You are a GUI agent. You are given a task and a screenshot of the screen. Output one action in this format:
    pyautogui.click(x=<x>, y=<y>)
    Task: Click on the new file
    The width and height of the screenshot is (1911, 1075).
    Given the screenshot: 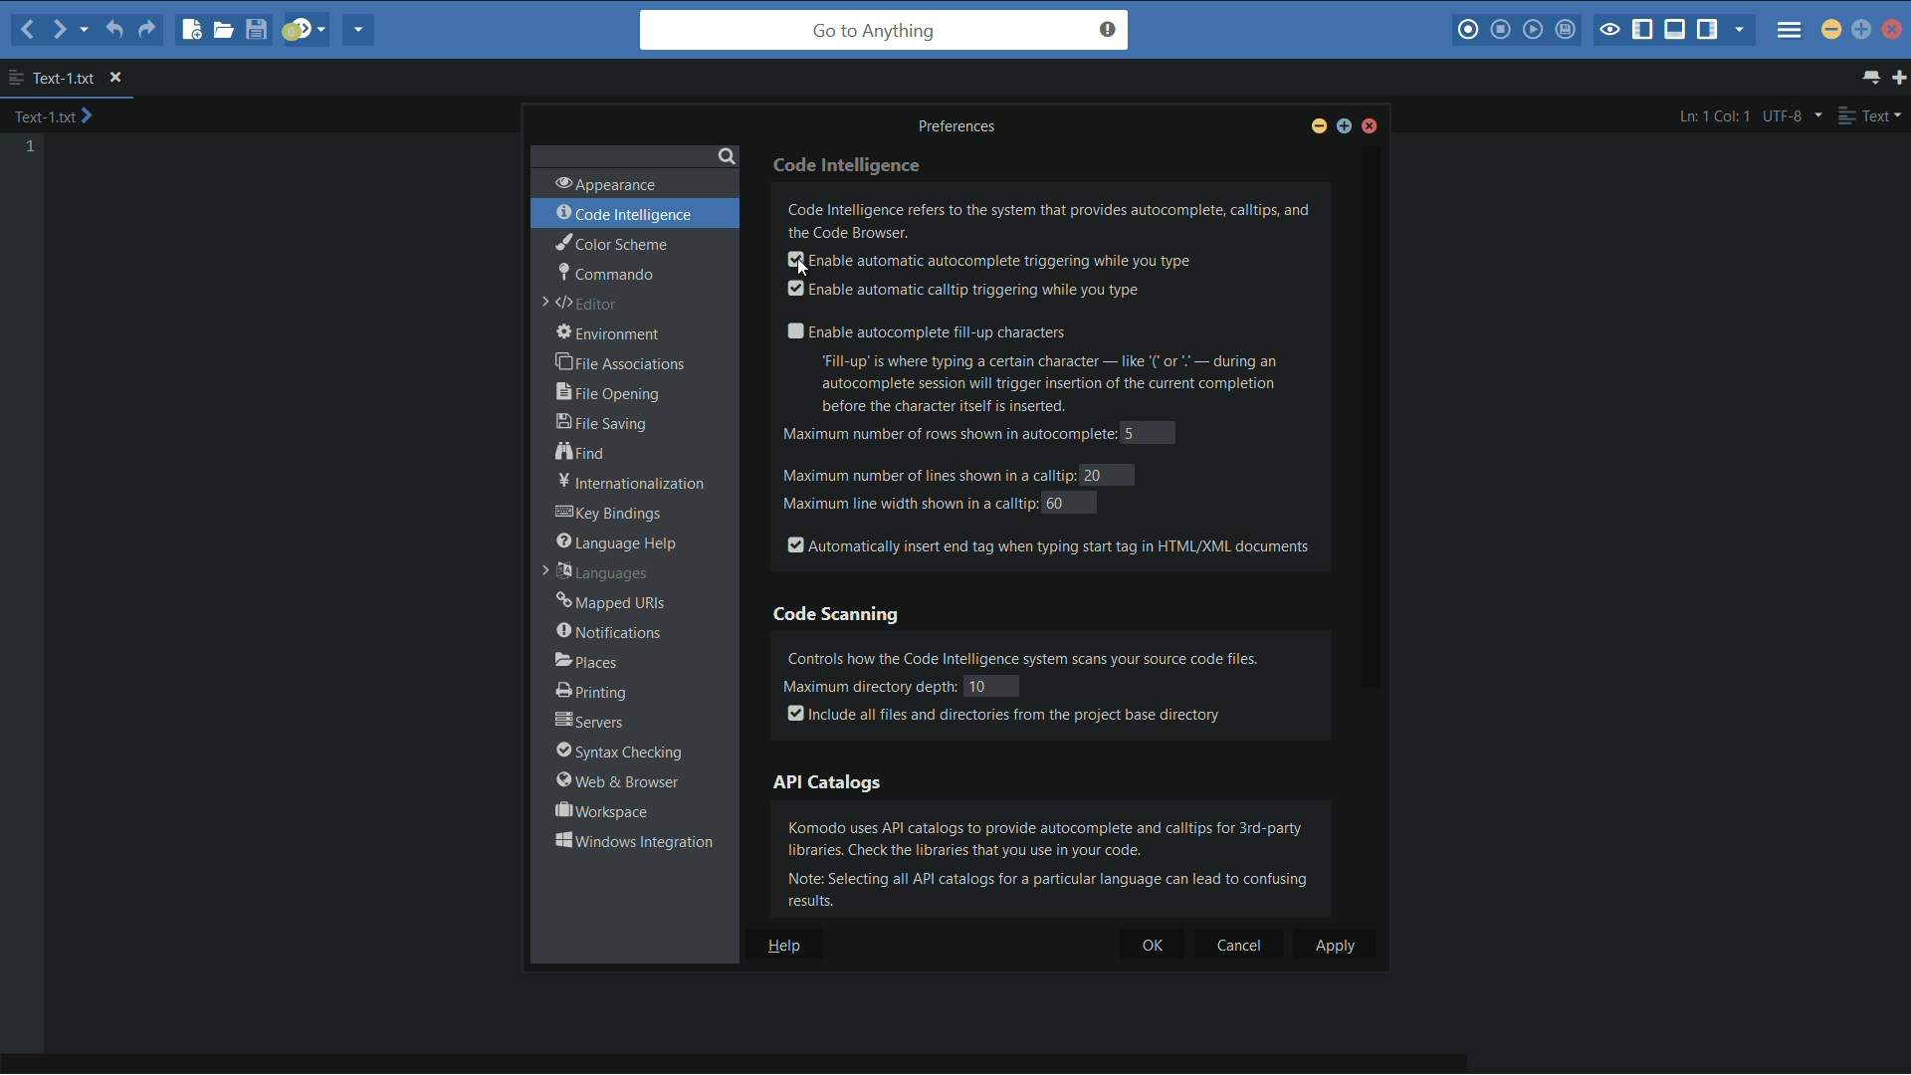 What is the action you would take?
    pyautogui.click(x=192, y=32)
    